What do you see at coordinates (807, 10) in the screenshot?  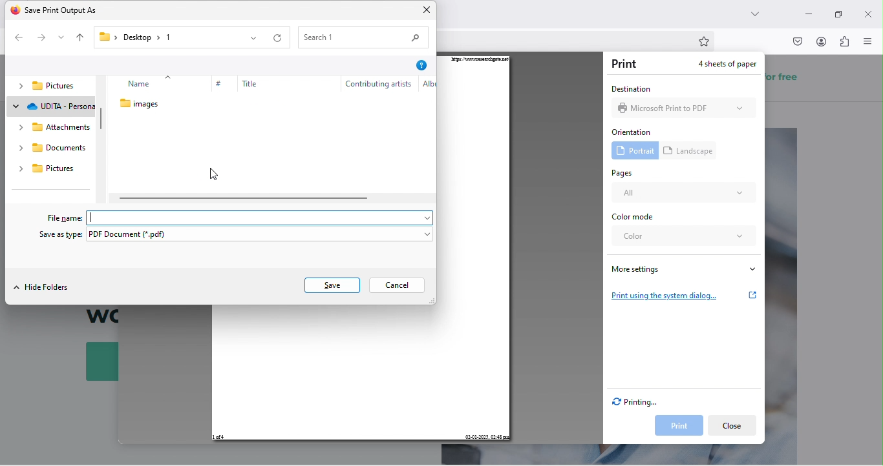 I see `minimize` at bounding box center [807, 10].